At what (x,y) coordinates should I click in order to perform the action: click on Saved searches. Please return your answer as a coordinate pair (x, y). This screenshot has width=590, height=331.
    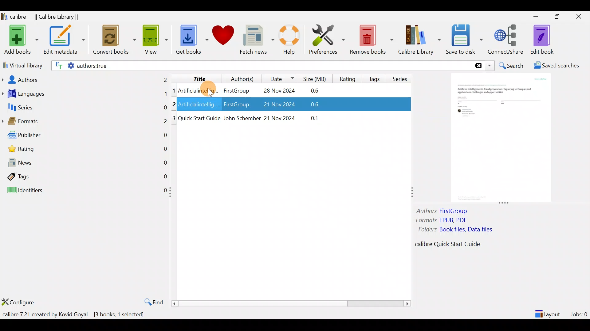
    Looking at the image, I should click on (558, 66).